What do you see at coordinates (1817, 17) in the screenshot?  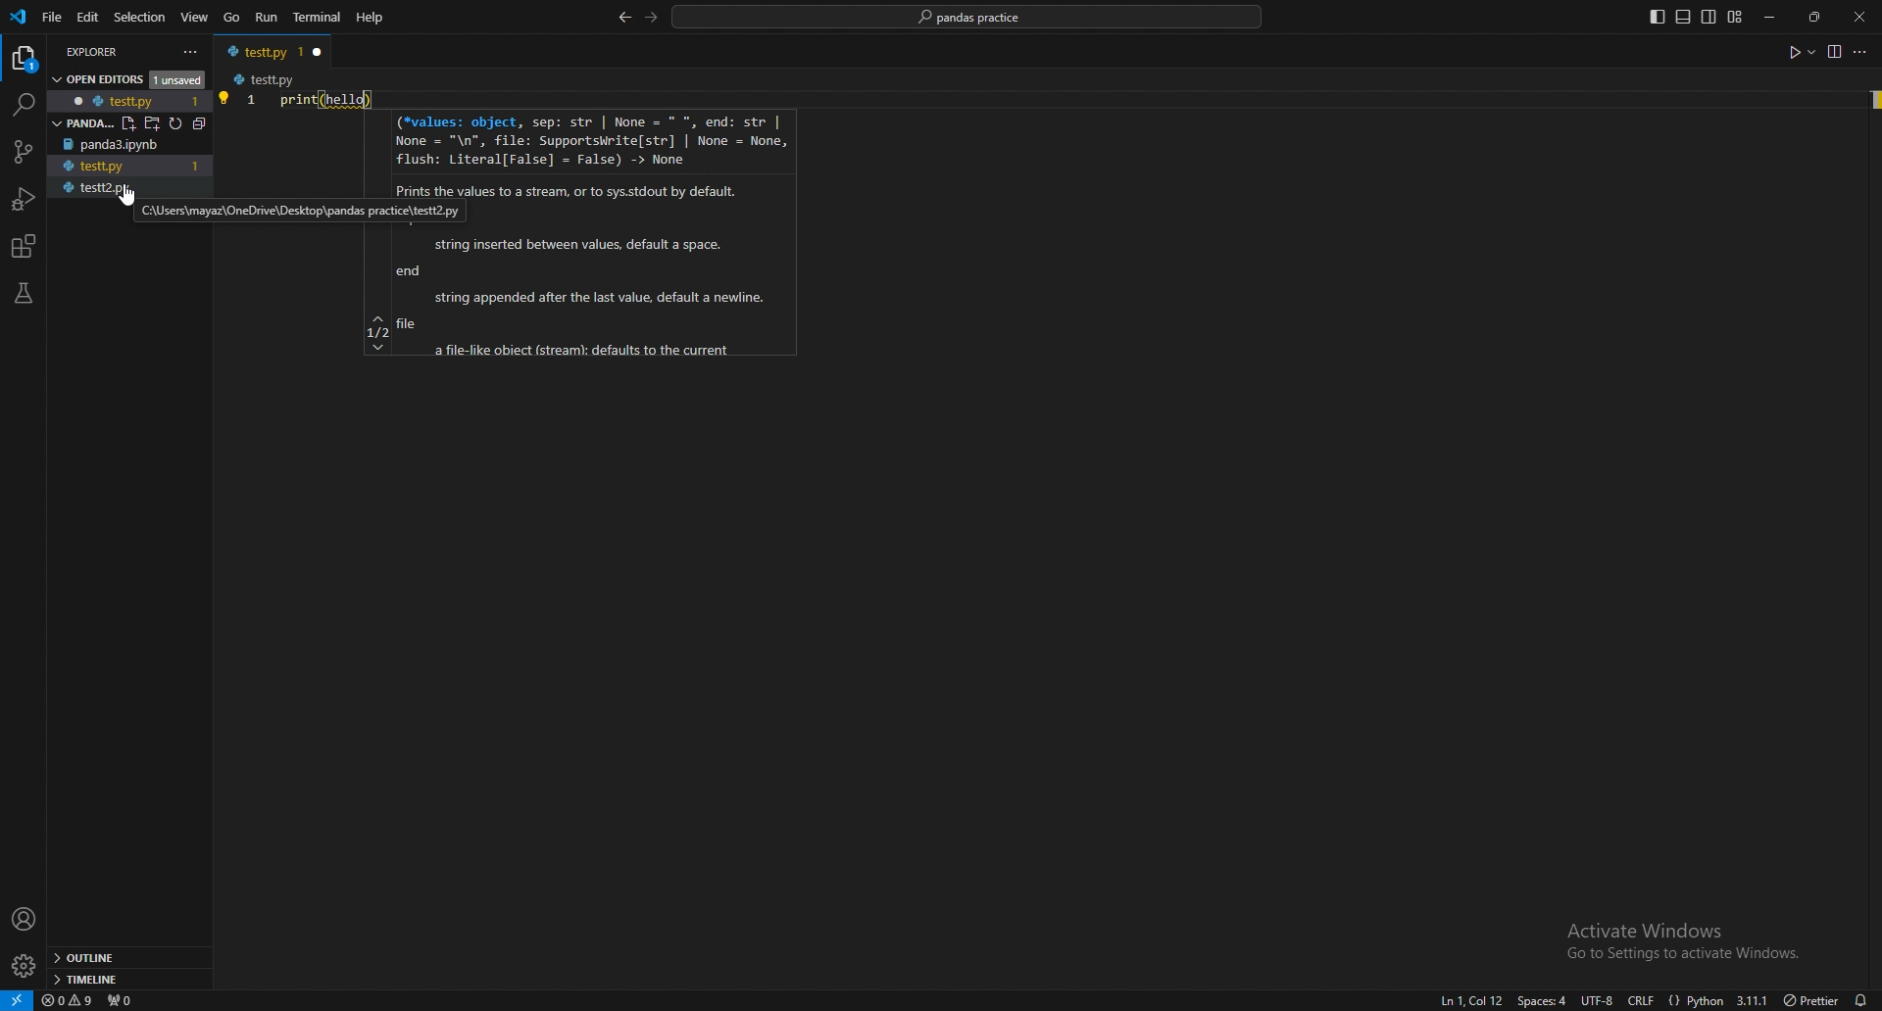 I see `resize` at bounding box center [1817, 17].